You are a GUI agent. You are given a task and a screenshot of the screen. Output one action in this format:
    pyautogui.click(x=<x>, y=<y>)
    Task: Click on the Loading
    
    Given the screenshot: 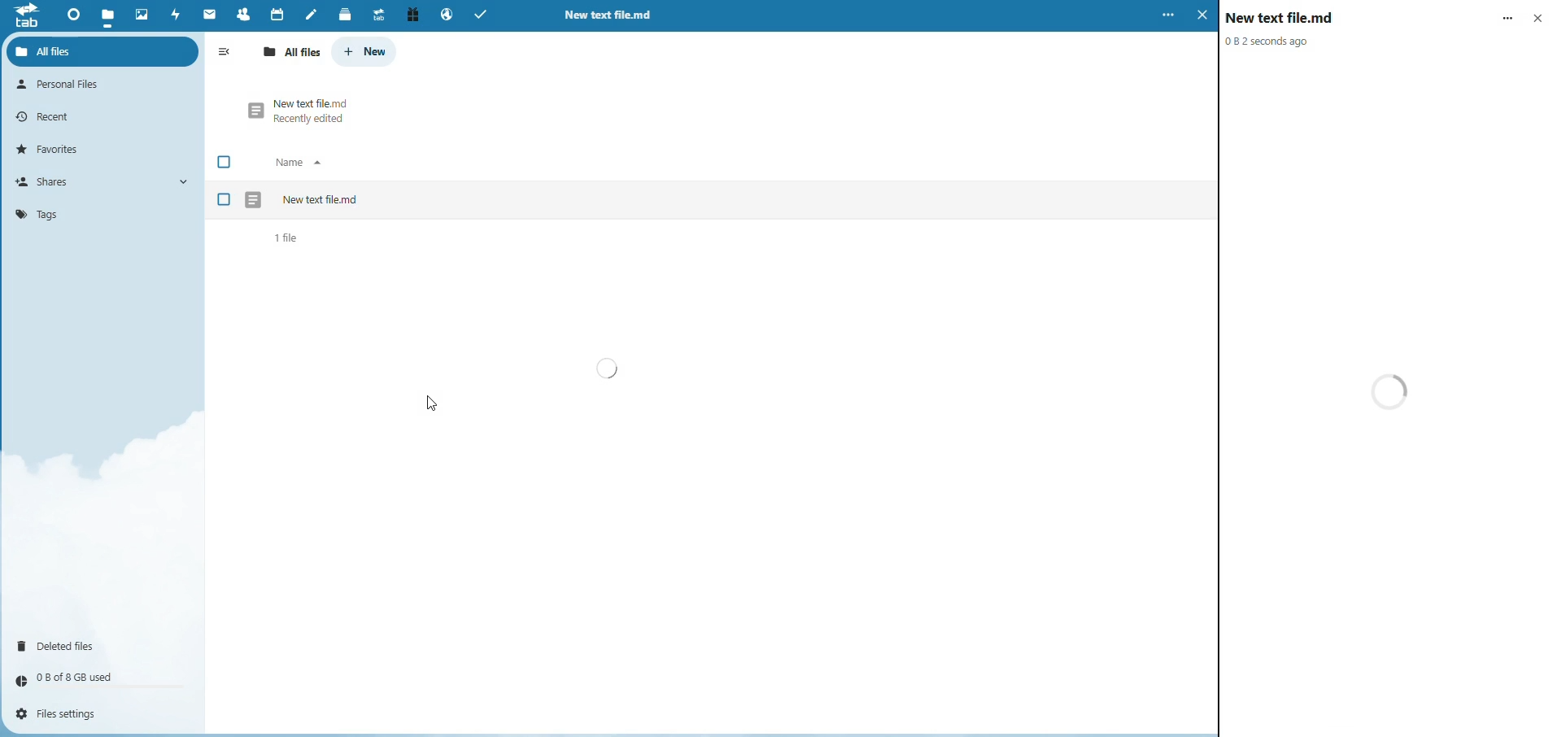 What is the action you would take?
    pyautogui.click(x=1393, y=391)
    